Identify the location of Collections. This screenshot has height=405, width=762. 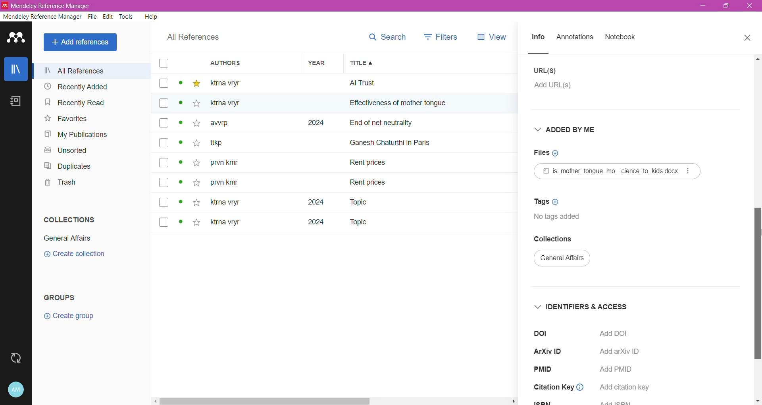
(555, 239).